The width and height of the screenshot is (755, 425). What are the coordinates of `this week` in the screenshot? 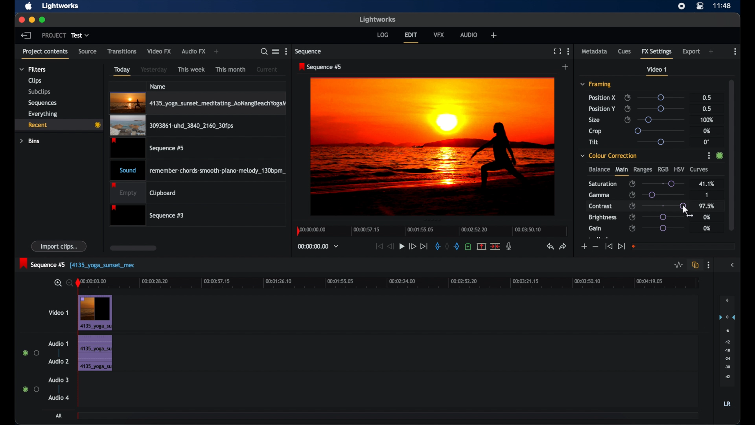 It's located at (192, 69).